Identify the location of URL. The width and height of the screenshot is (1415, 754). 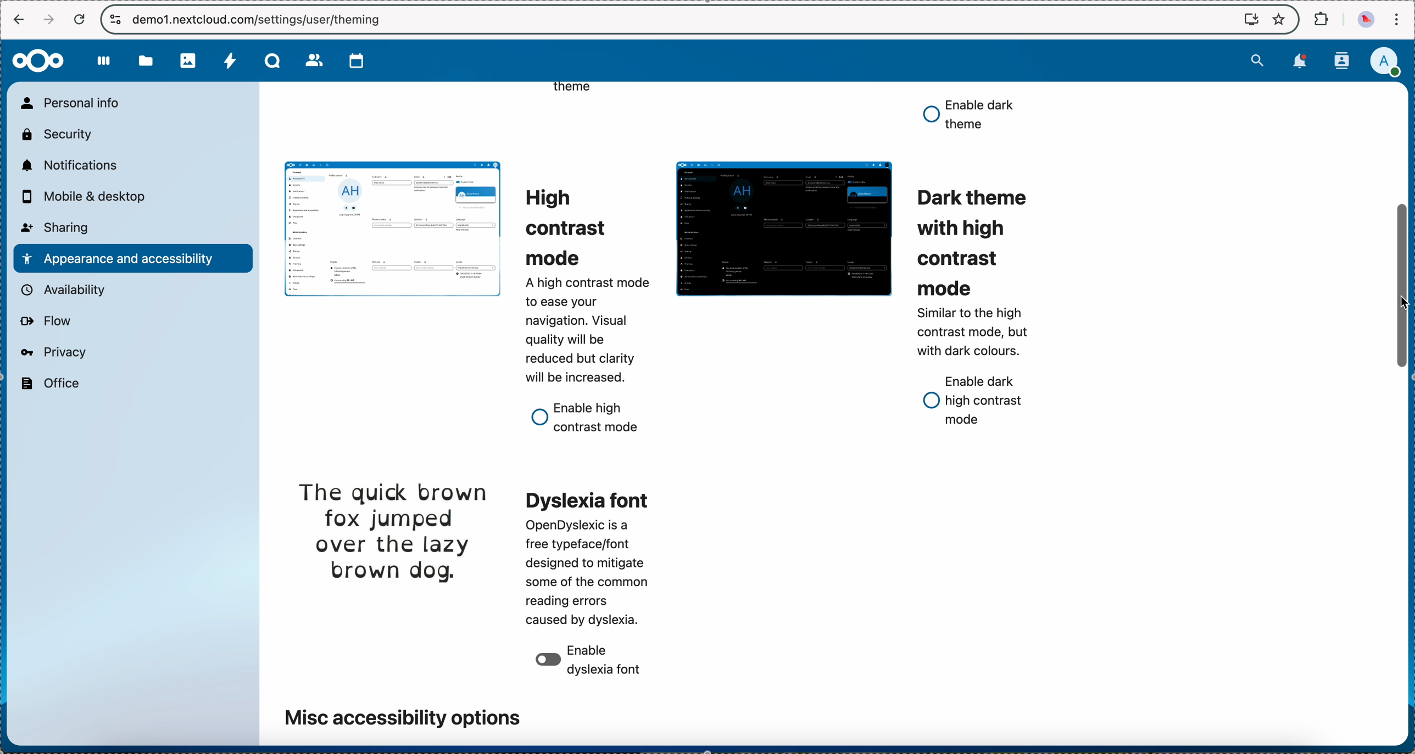
(265, 20).